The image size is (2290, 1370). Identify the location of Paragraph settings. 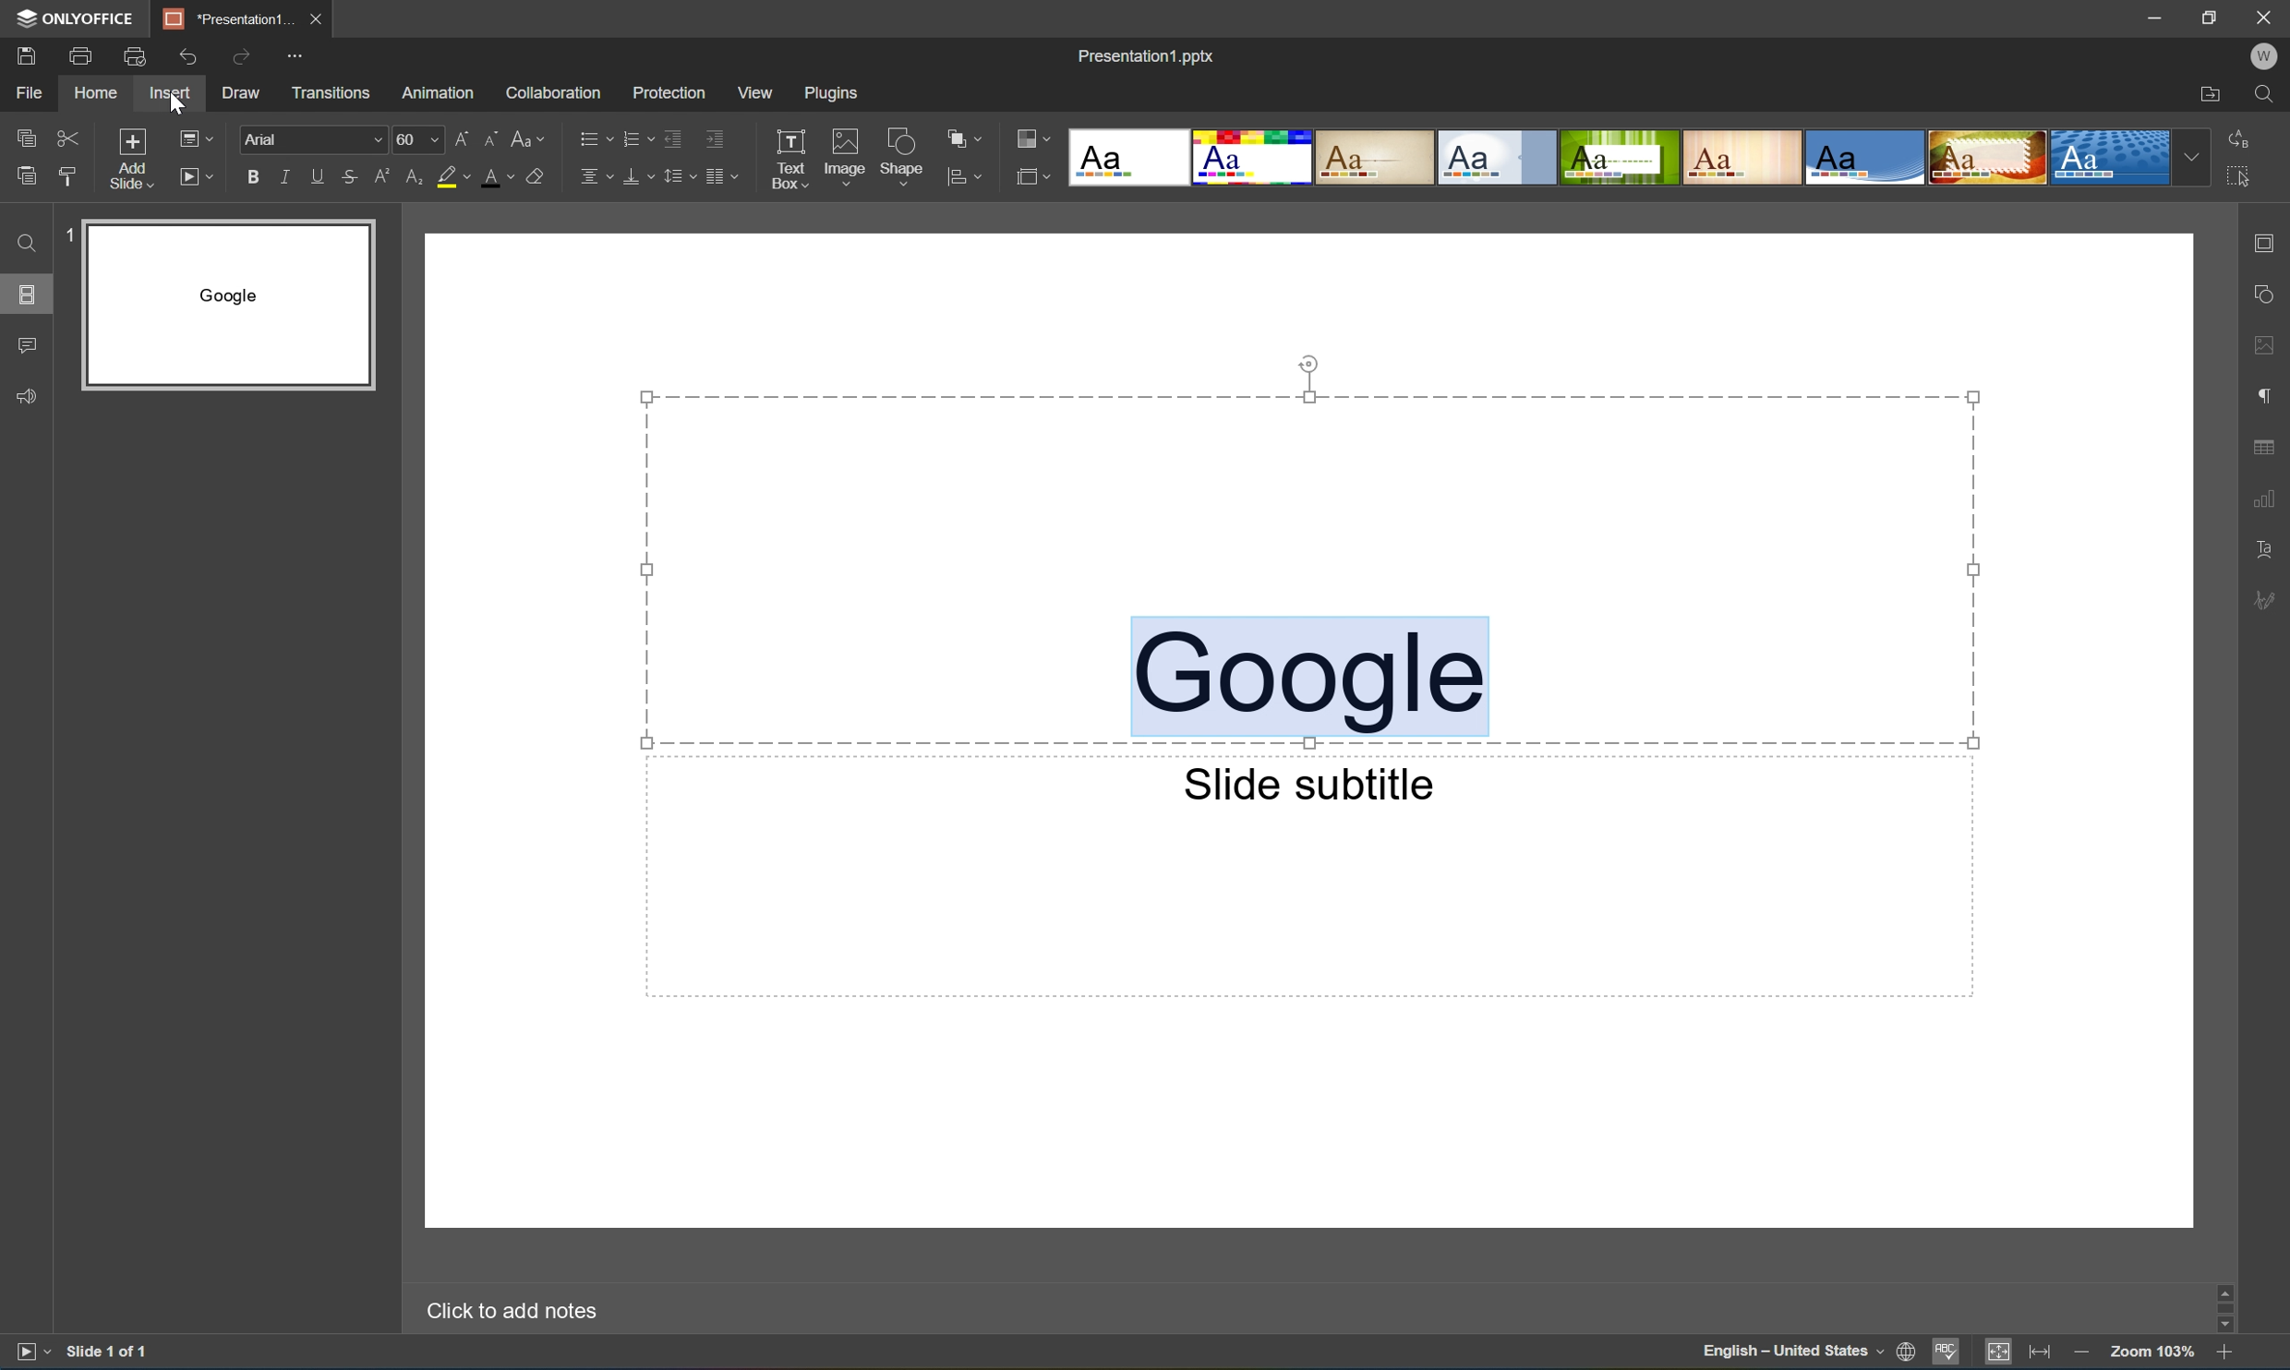
(2262, 398).